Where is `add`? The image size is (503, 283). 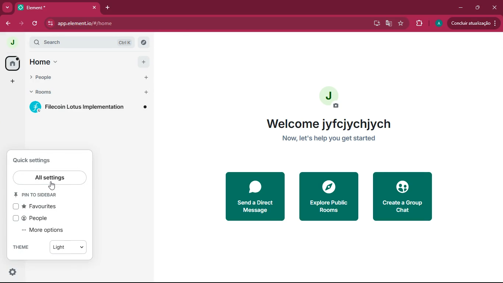
add is located at coordinates (146, 77).